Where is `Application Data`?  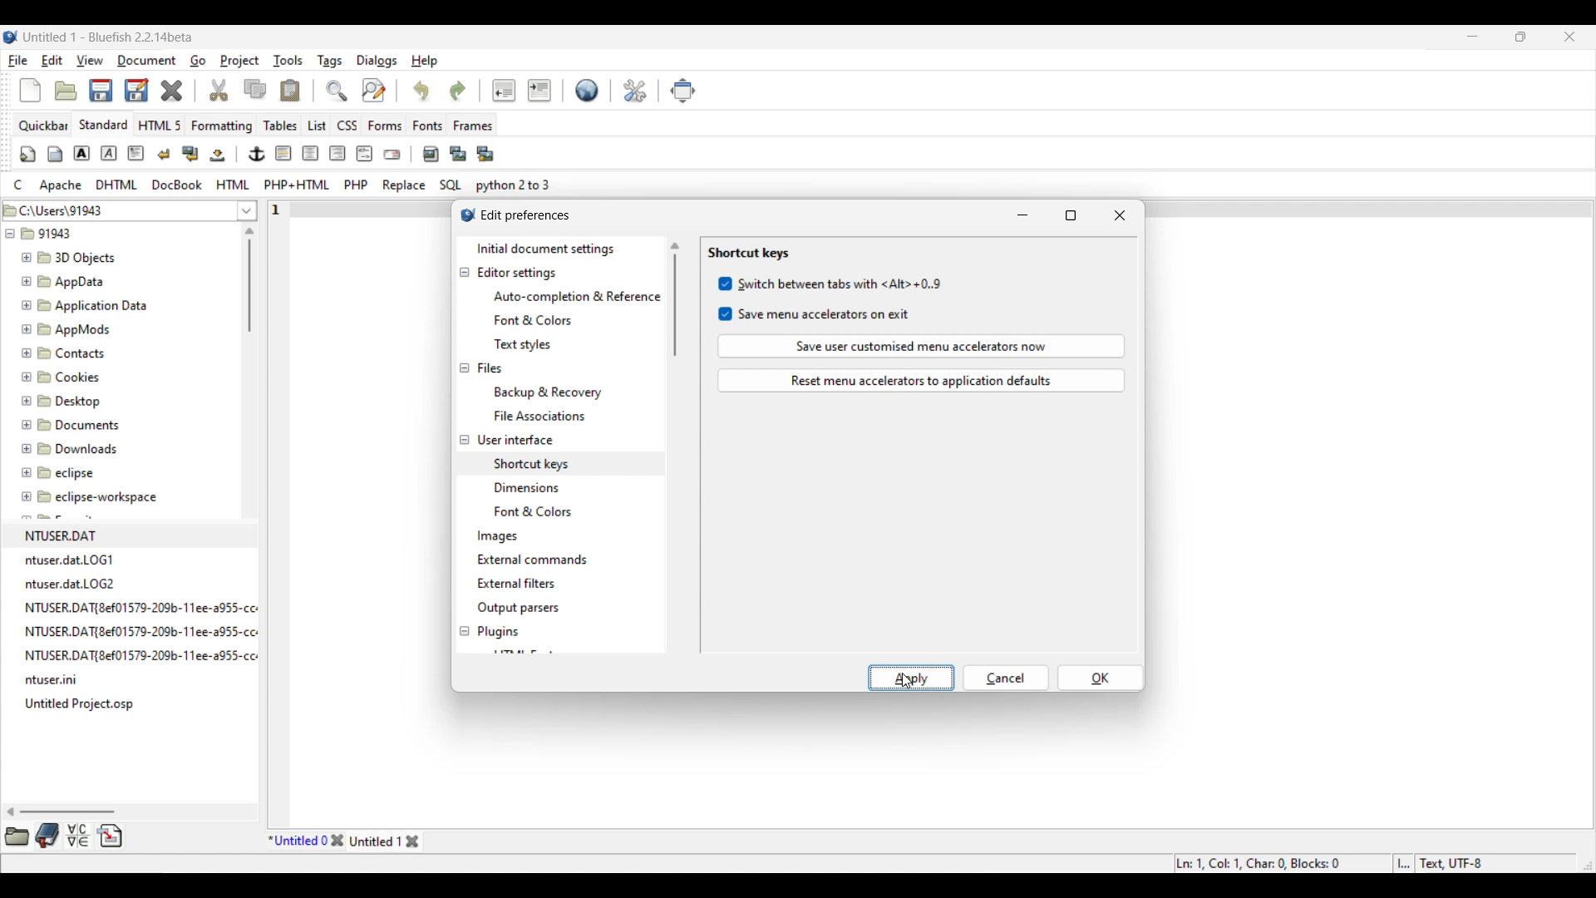 Application Data is located at coordinates (84, 303).